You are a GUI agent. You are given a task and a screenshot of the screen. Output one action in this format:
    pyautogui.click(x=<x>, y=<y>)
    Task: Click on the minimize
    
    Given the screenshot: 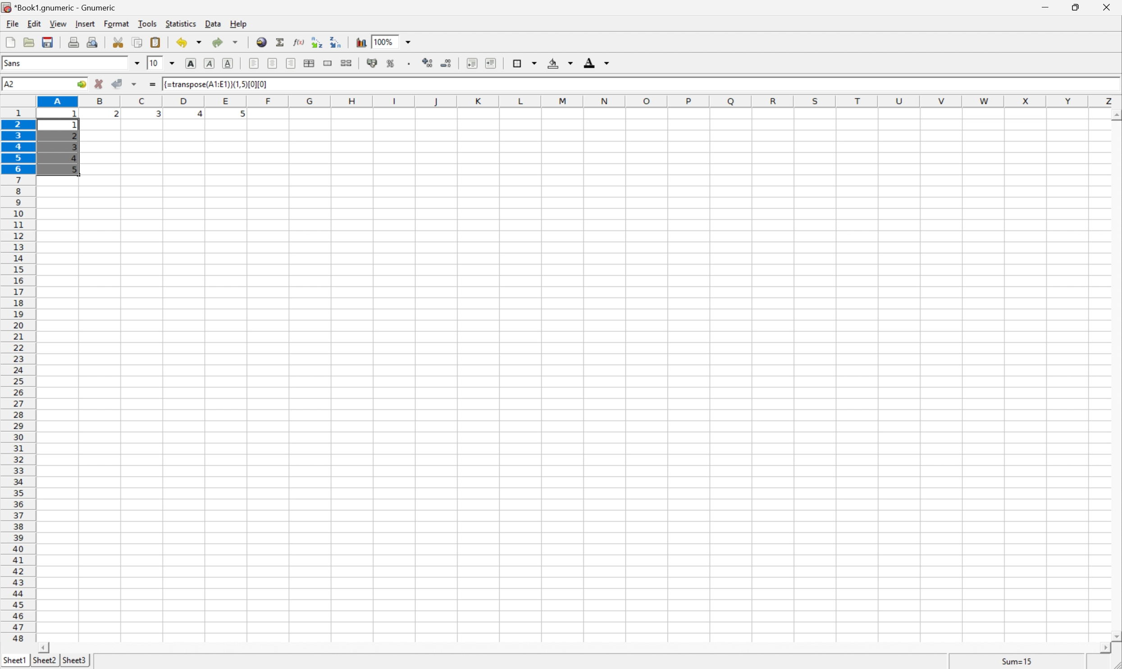 What is the action you would take?
    pyautogui.click(x=1049, y=8)
    